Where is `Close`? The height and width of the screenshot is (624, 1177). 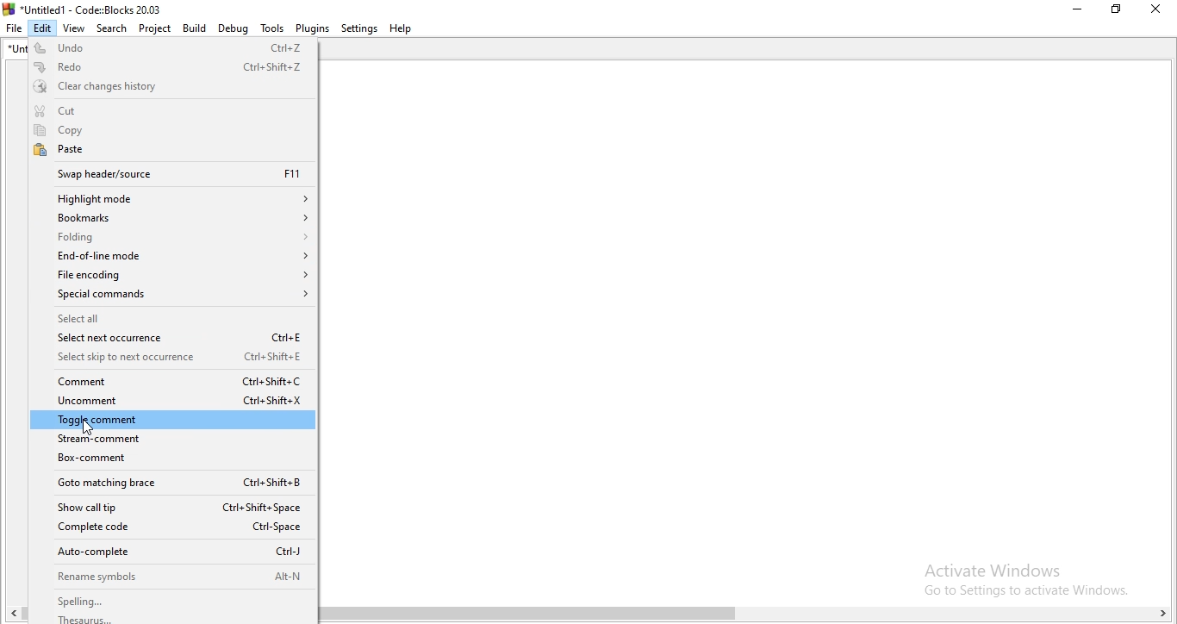 Close is located at coordinates (1155, 12).